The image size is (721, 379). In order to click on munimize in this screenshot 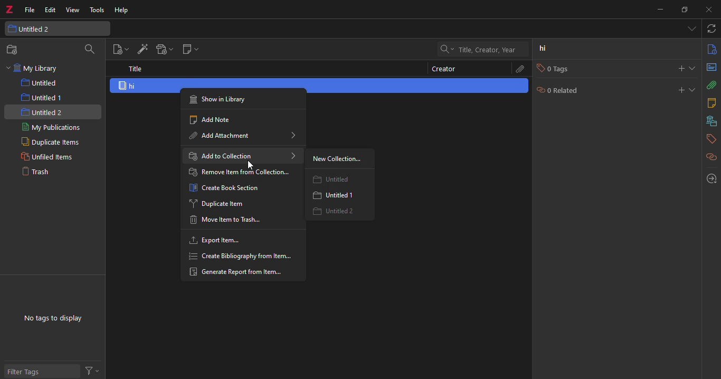, I will do `click(659, 9)`.